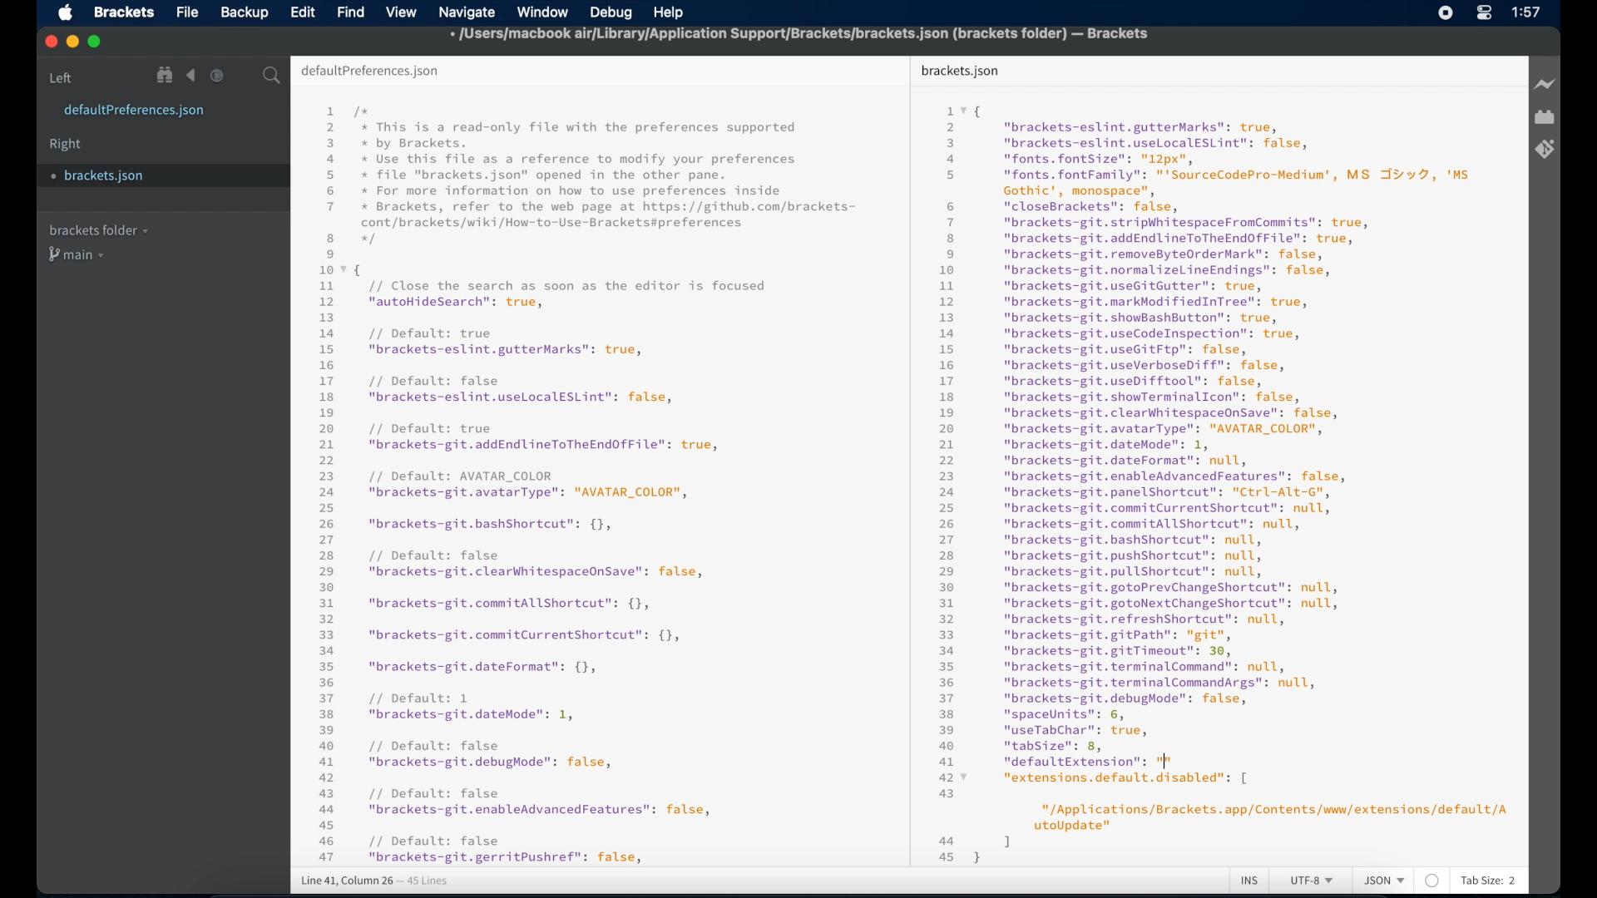 The width and height of the screenshot is (1597, 898). What do you see at coordinates (1545, 149) in the screenshot?
I see `brackets git extensions` at bounding box center [1545, 149].